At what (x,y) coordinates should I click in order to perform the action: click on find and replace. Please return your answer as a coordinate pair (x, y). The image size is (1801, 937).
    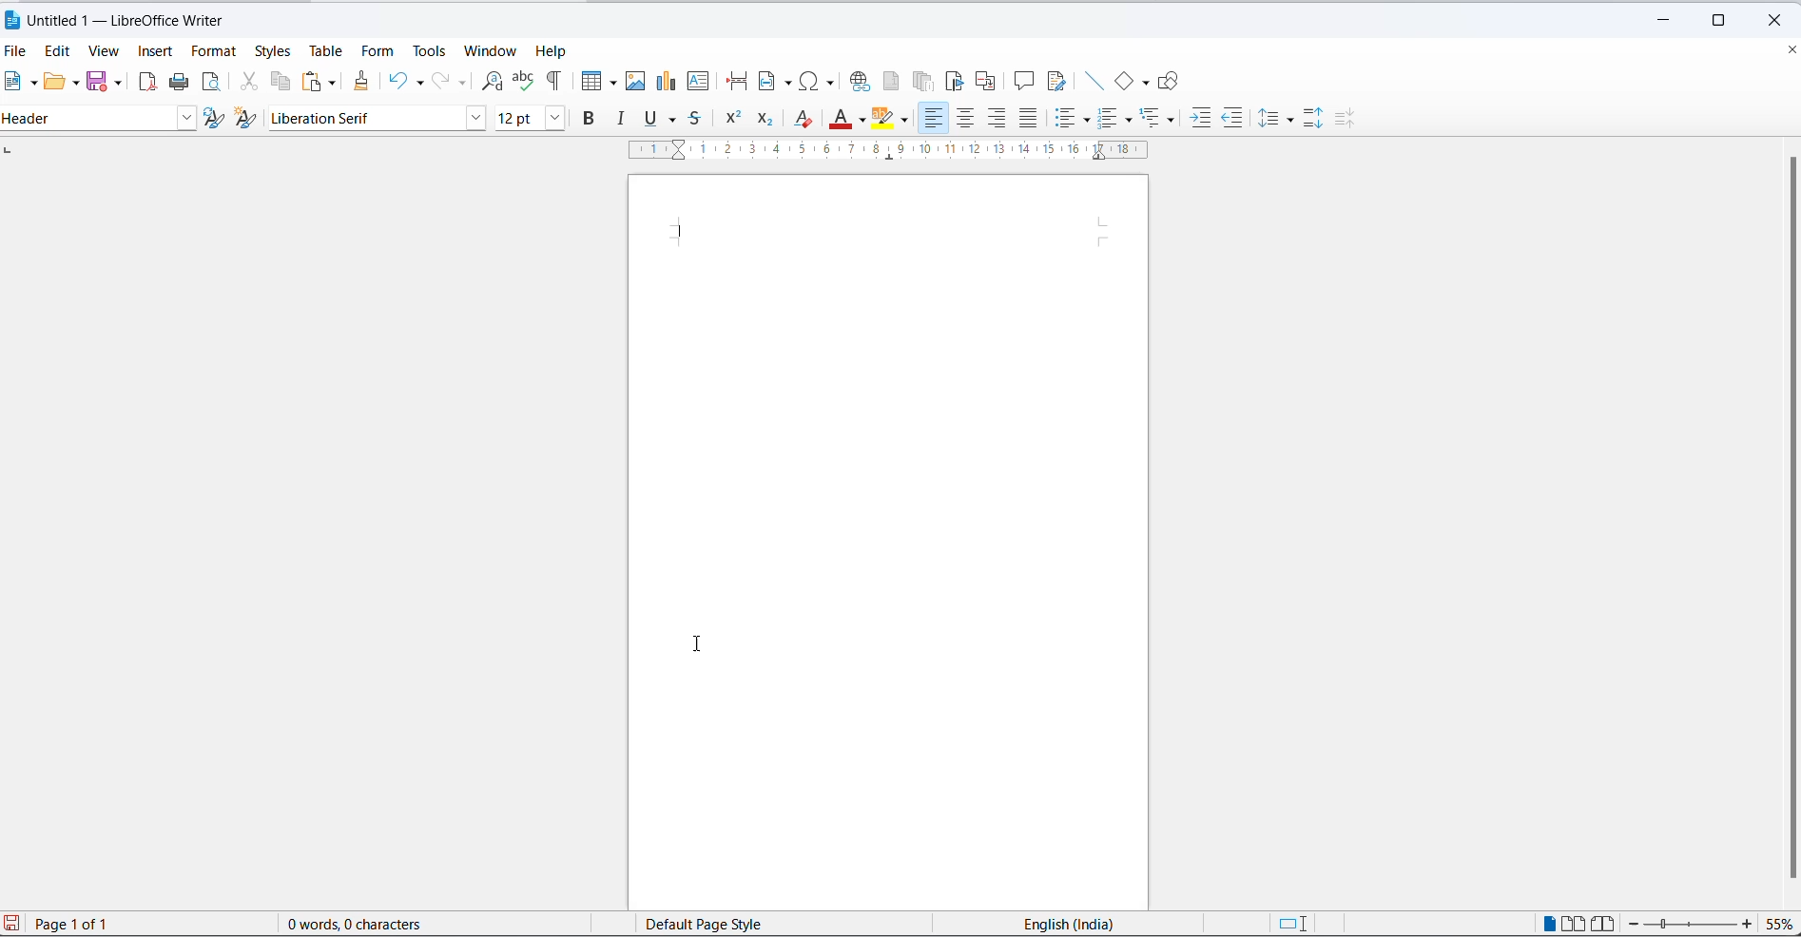
    Looking at the image, I should click on (494, 79).